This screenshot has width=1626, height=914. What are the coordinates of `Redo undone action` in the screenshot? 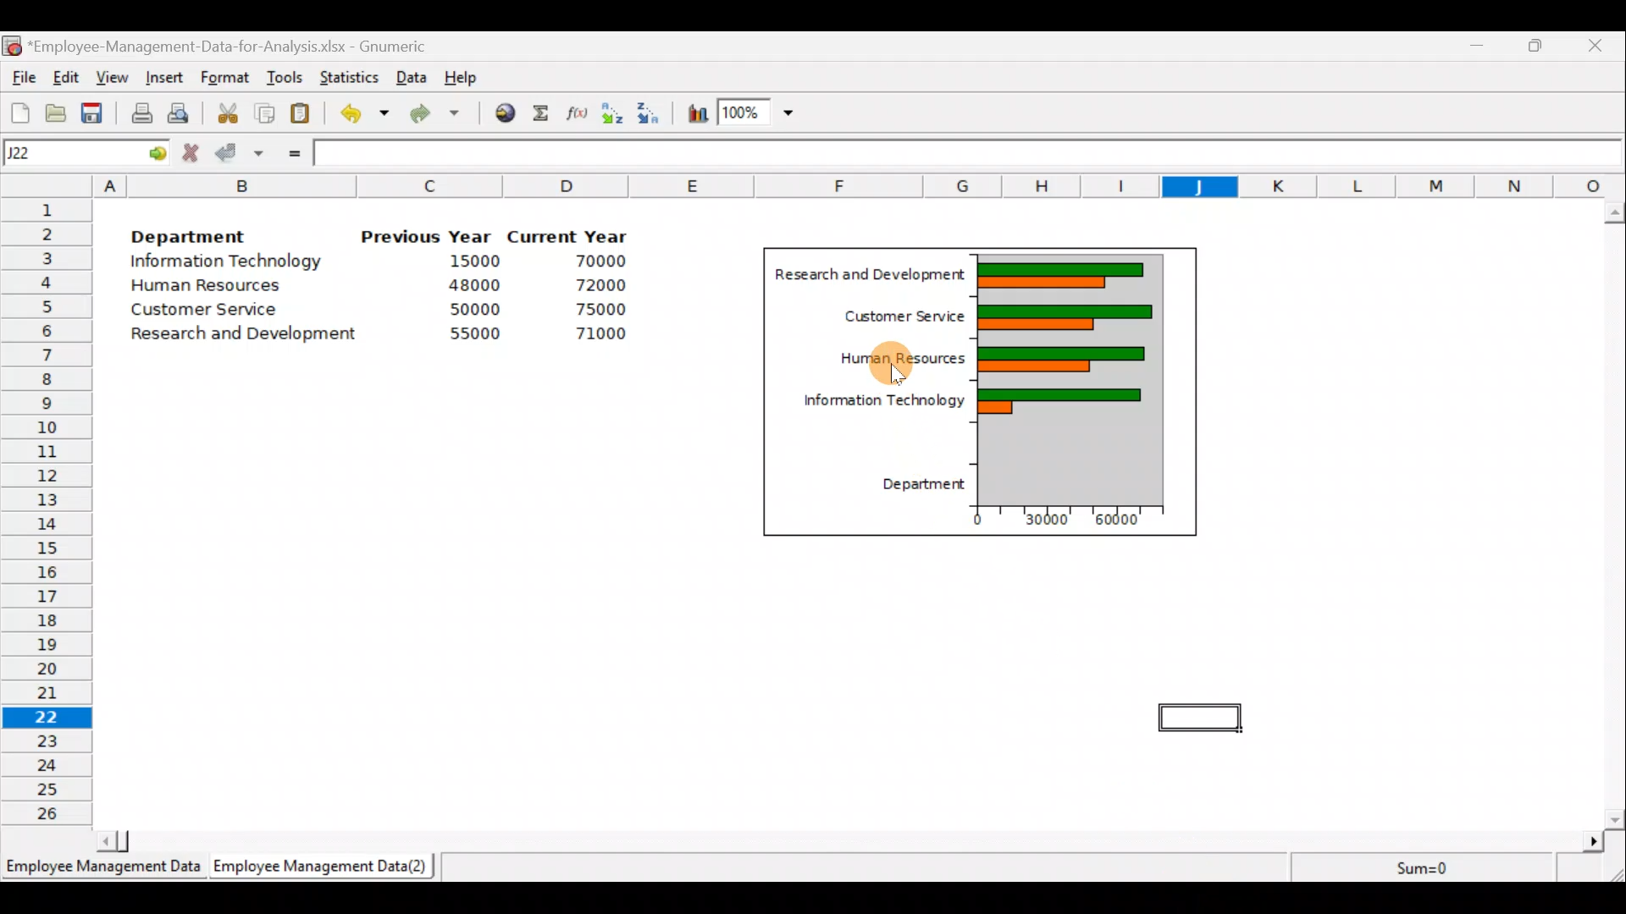 It's located at (444, 115).